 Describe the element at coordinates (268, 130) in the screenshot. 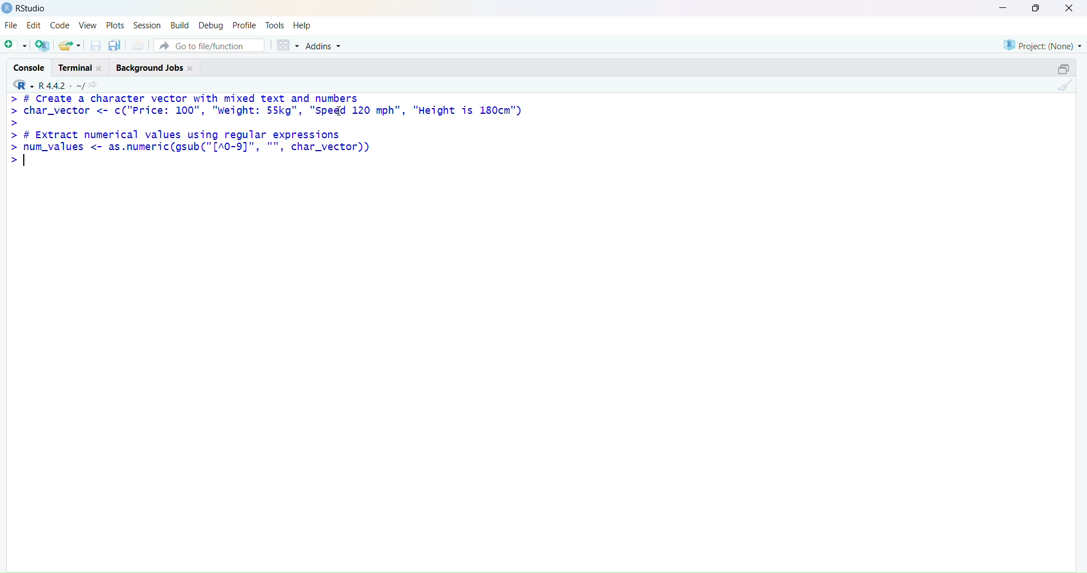

I see `> # Create a character vector with mixed text and numberschar_vector <- c("Price: 100", "weight: 55kg", "Speed 120 mph", "Height is 180cm")# Extract numerical values using regular expressionsnum_values <- as.numeric(gsub("[A0-9]", "", char_vector))>` at that location.